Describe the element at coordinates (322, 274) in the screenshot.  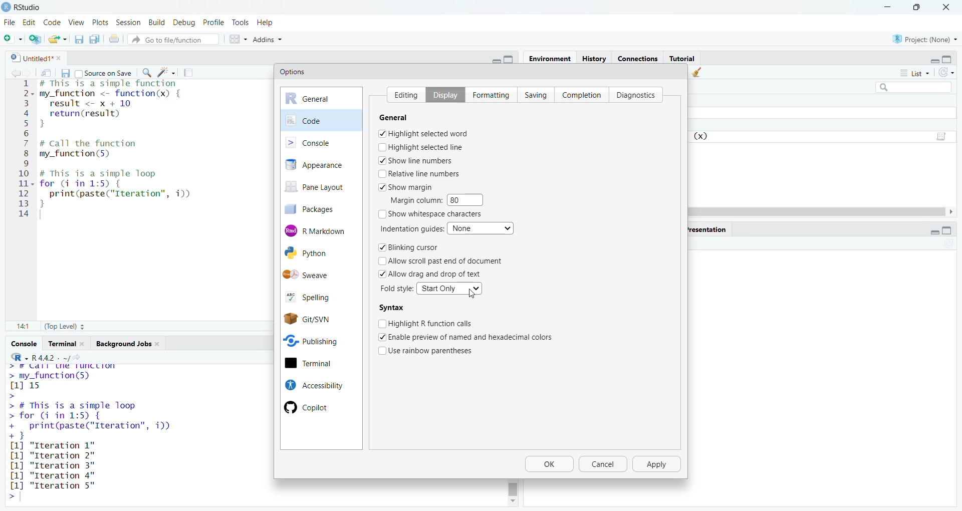
I see `Sweave` at that location.